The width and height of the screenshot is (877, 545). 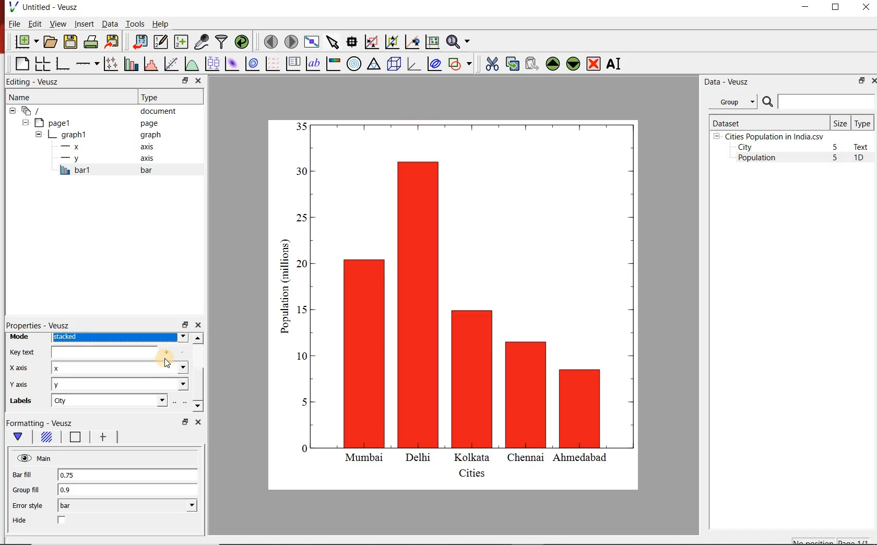 What do you see at coordinates (50, 42) in the screenshot?
I see `open a document` at bounding box center [50, 42].